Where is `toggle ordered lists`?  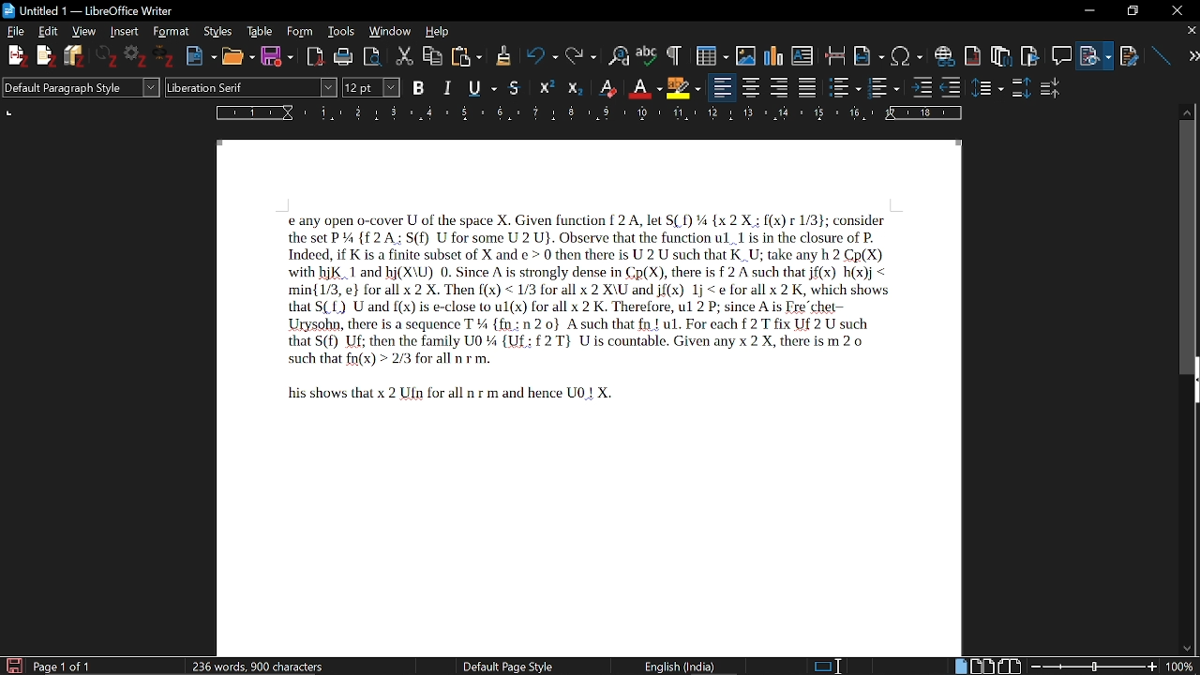 toggle ordered lists is located at coordinates (885, 86).